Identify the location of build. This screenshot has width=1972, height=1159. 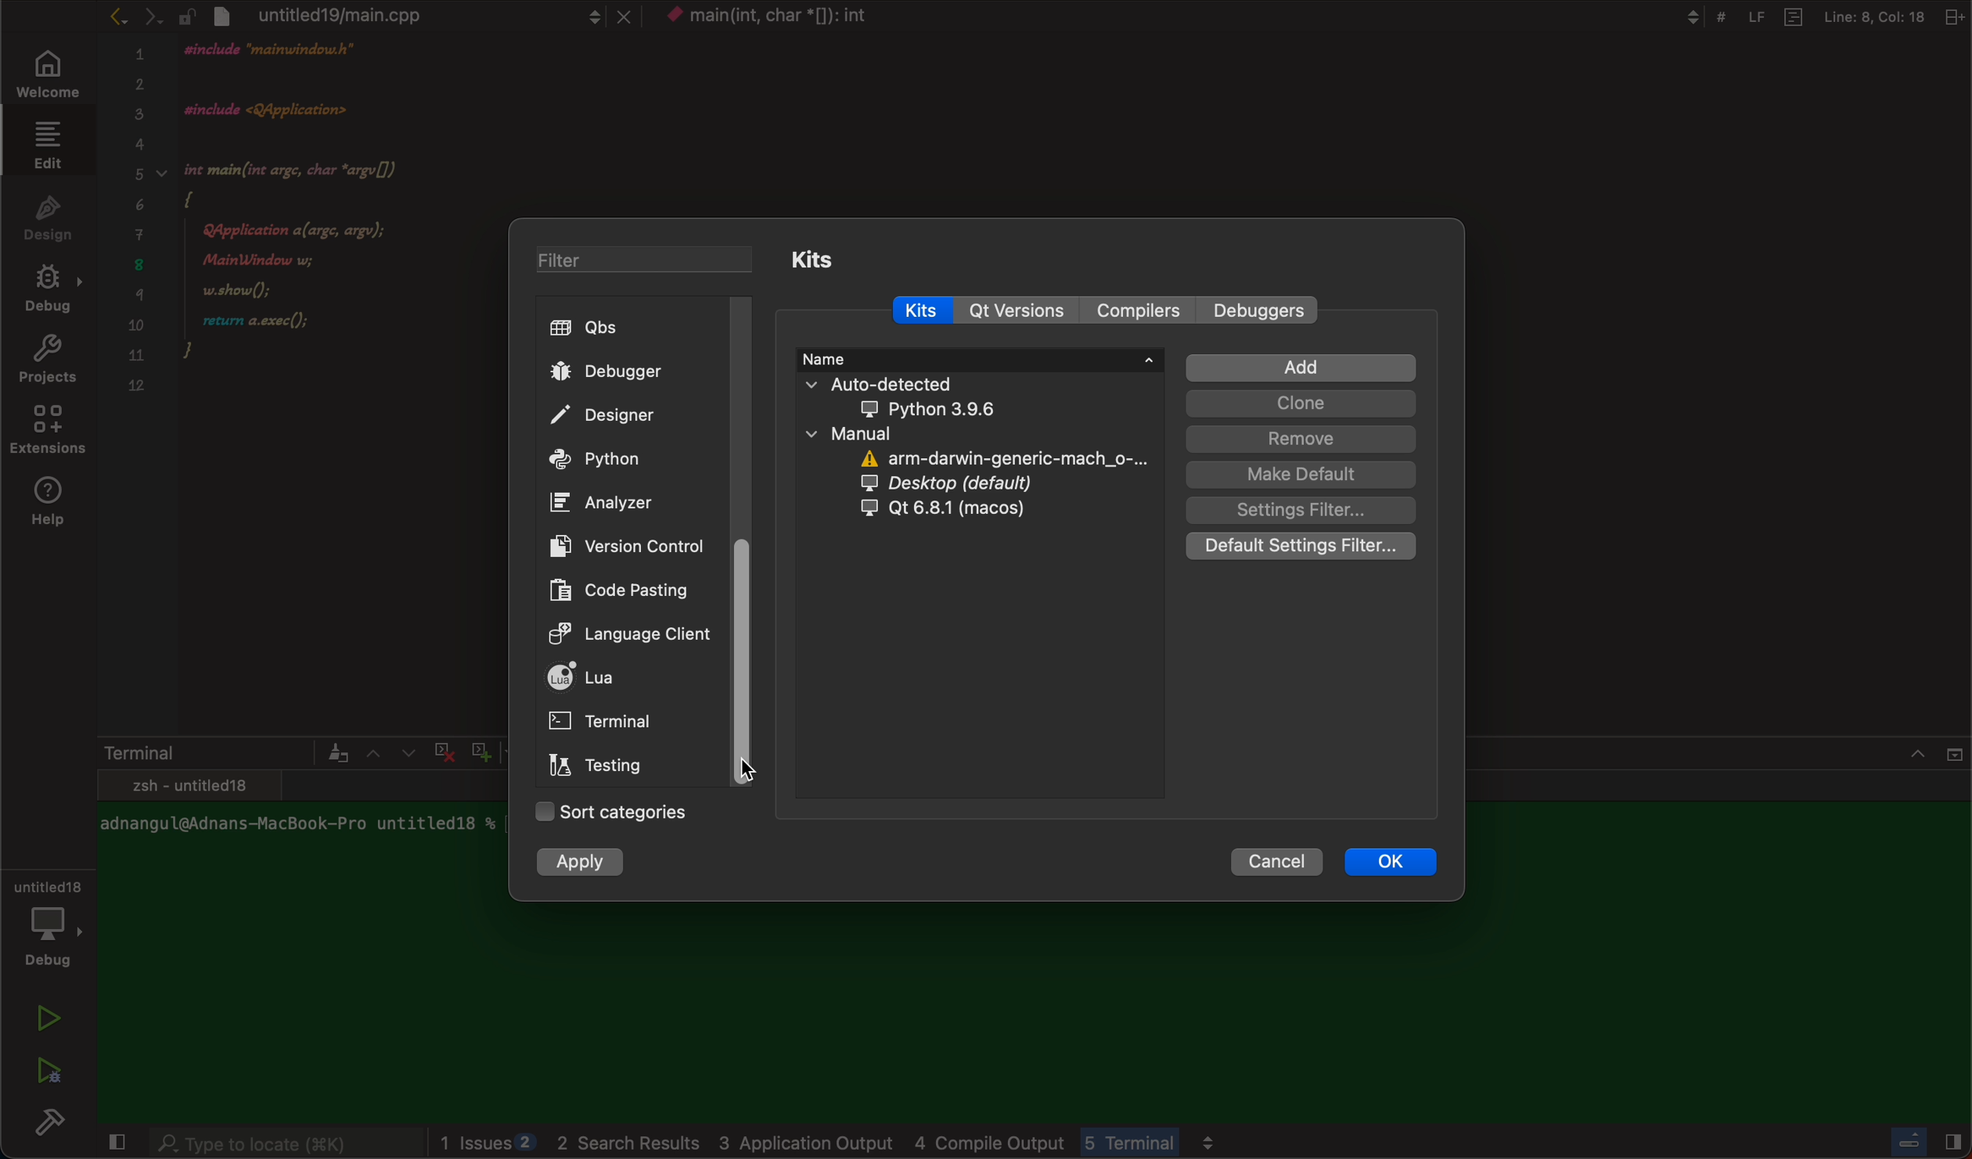
(55, 1126).